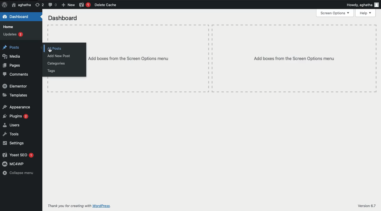 The width and height of the screenshot is (381, 211). What do you see at coordinates (15, 95) in the screenshot?
I see `Templates` at bounding box center [15, 95].